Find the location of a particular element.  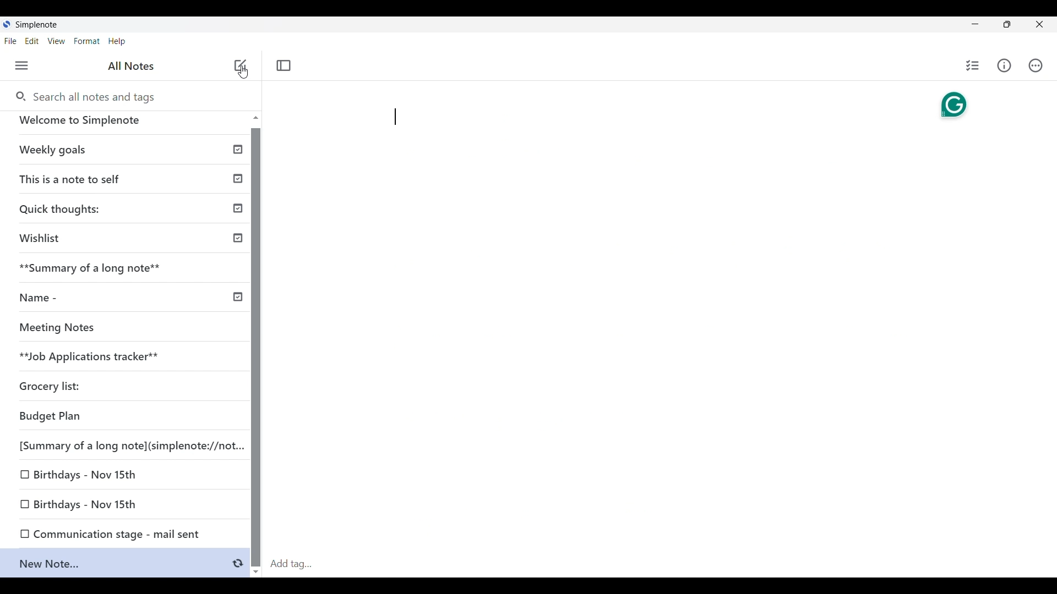

Unpublished note is located at coordinates (128, 273).